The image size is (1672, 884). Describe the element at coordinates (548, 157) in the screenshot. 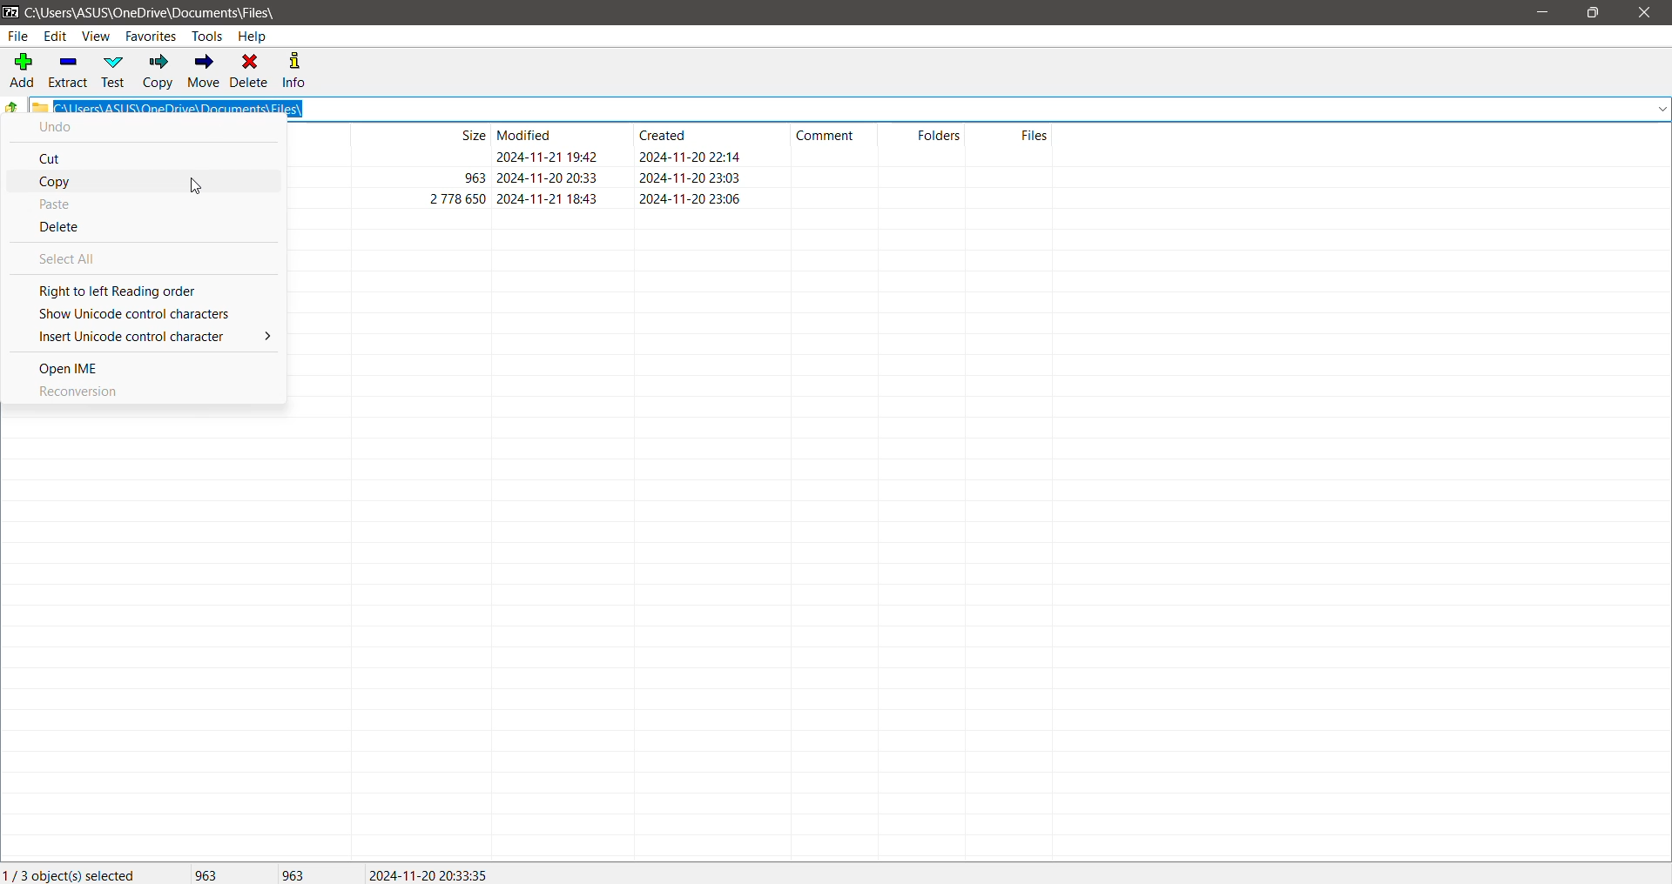

I see `modified date & time` at that location.